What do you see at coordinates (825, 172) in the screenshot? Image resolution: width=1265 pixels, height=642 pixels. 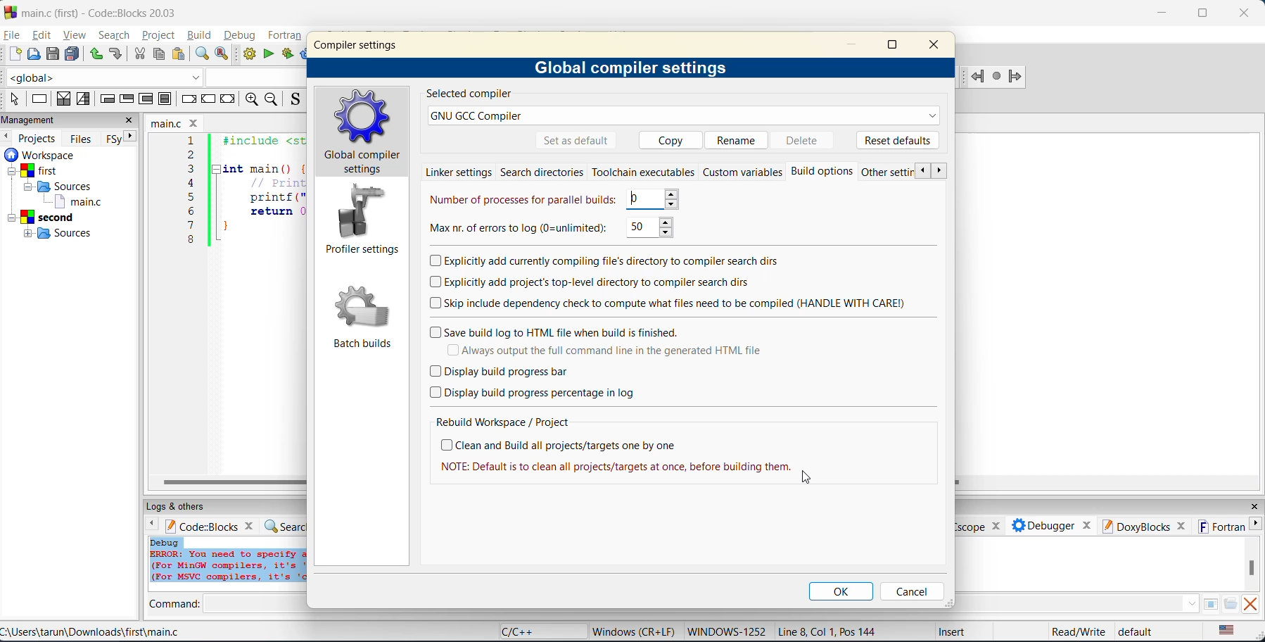 I see `build options` at bounding box center [825, 172].